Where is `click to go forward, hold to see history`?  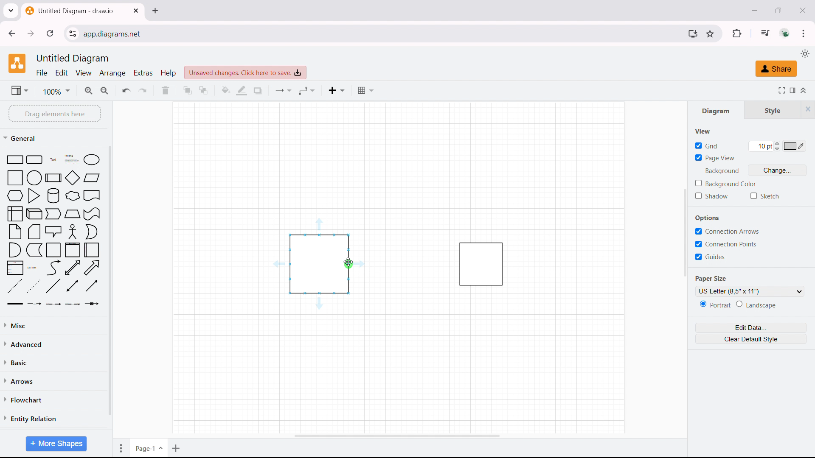
click to go forward, hold to see history is located at coordinates (31, 34).